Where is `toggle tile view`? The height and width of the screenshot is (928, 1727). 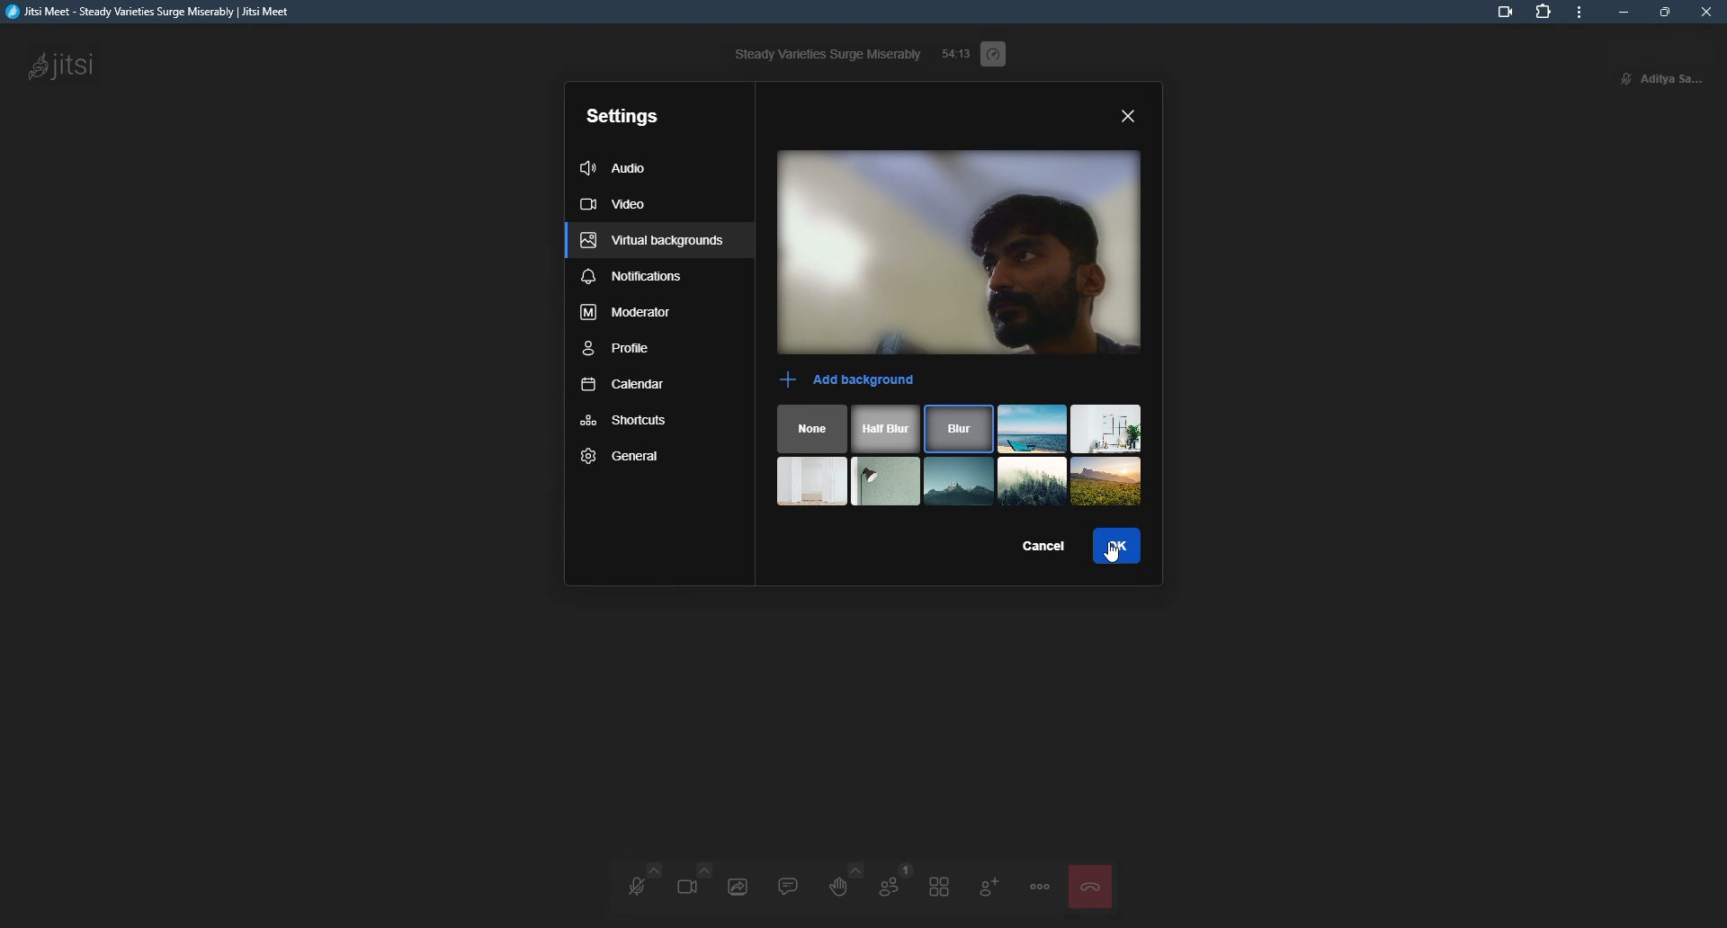 toggle tile view is located at coordinates (941, 886).